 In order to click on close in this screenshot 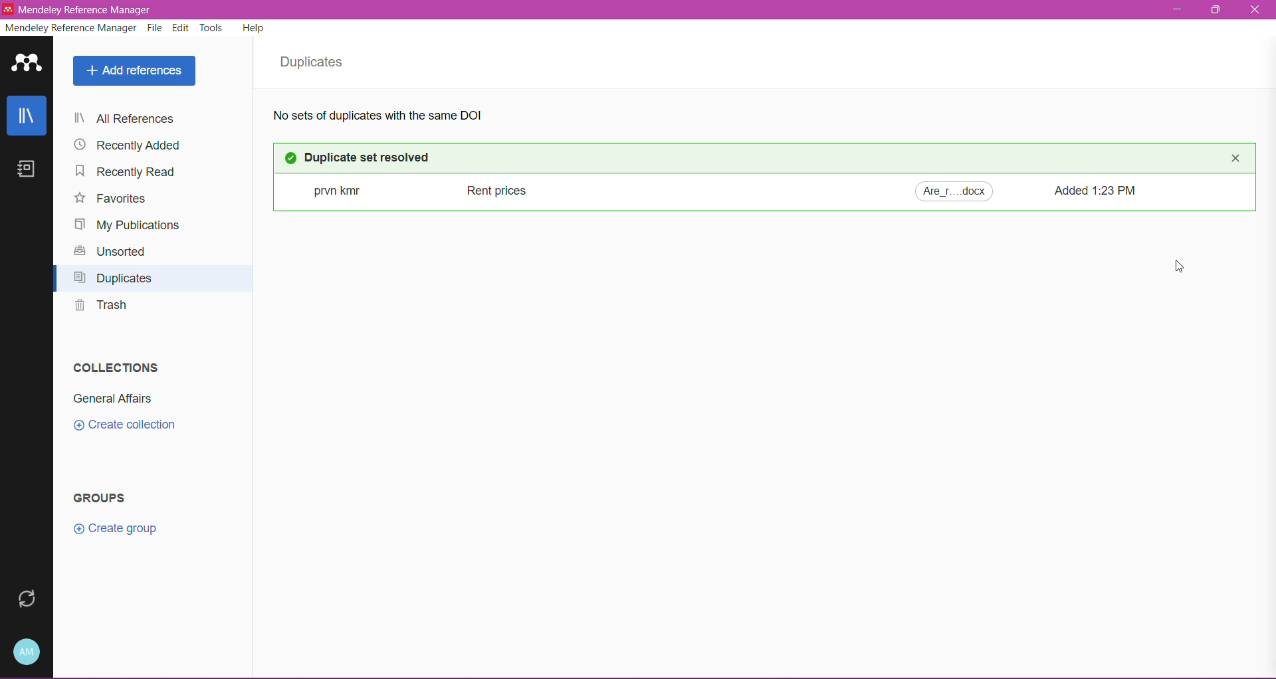, I will do `click(1237, 159)`.